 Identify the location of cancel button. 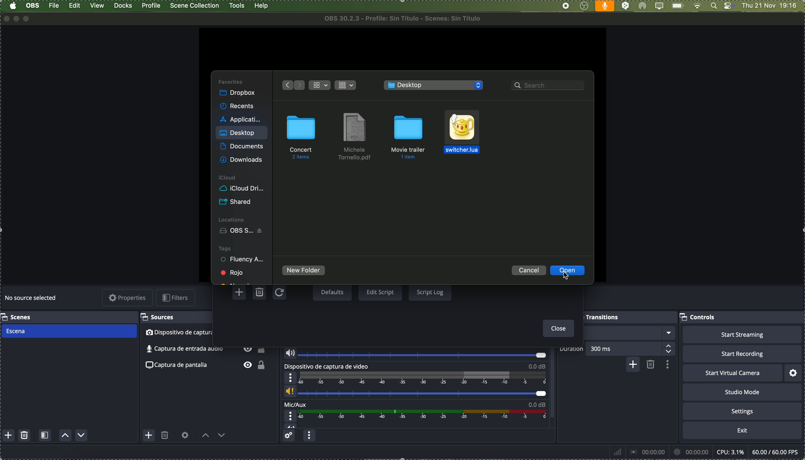
(529, 270).